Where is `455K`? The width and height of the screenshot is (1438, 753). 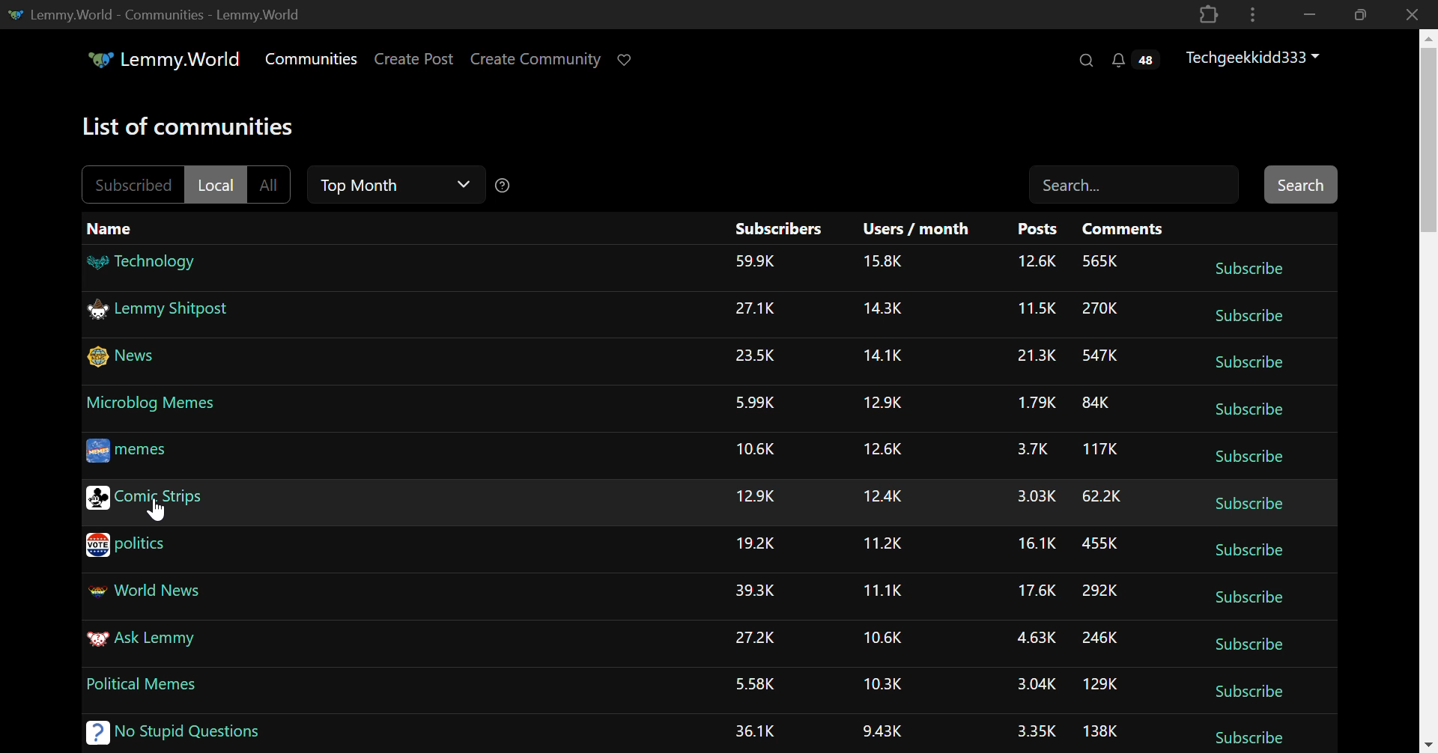 455K is located at coordinates (1100, 543).